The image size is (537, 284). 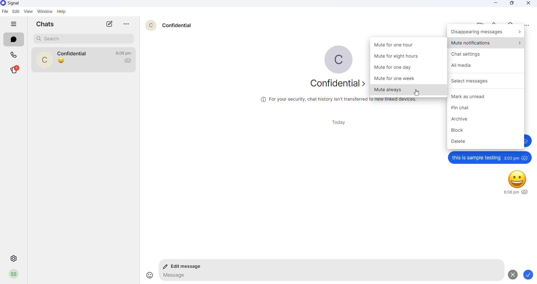 What do you see at coordinates (486, 42) in the screenshot?
I see `mute notifications` at bounding box center [486, 42].